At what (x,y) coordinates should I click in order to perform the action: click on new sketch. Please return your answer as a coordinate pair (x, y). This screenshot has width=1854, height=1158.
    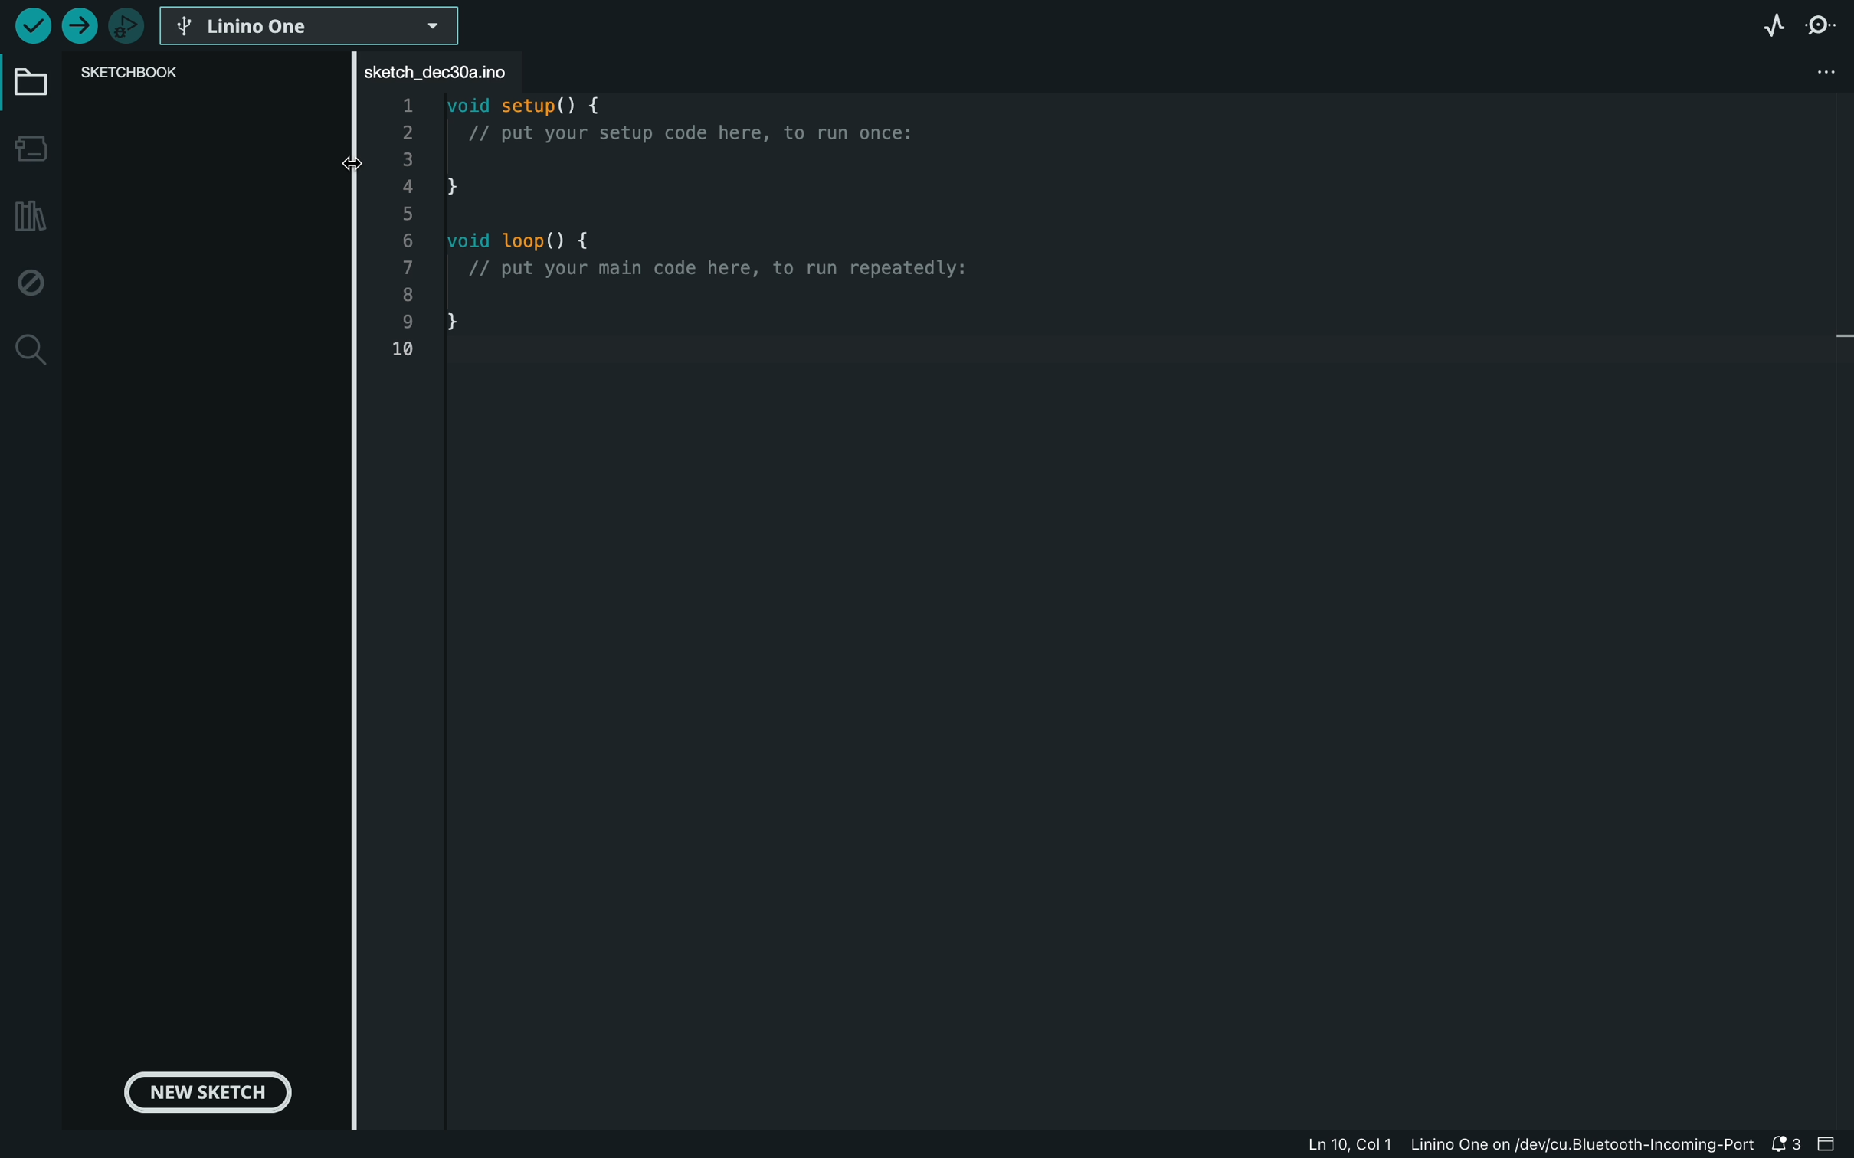
    Looking at the image, I should click on (211, 1094).